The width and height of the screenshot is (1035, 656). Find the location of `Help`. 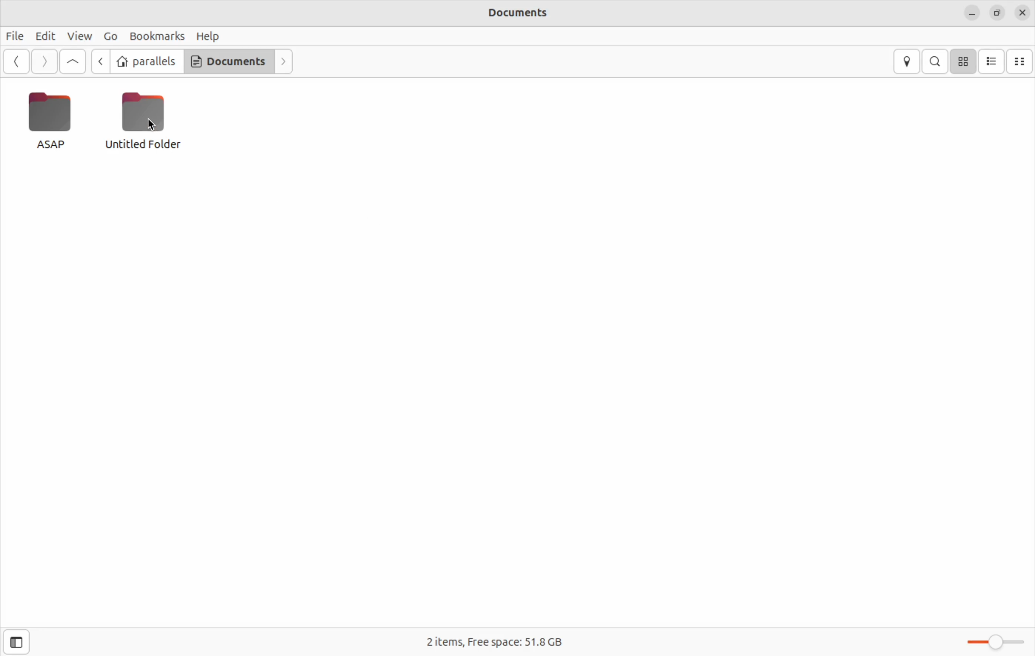

Help is located at coordinates (208, 34).